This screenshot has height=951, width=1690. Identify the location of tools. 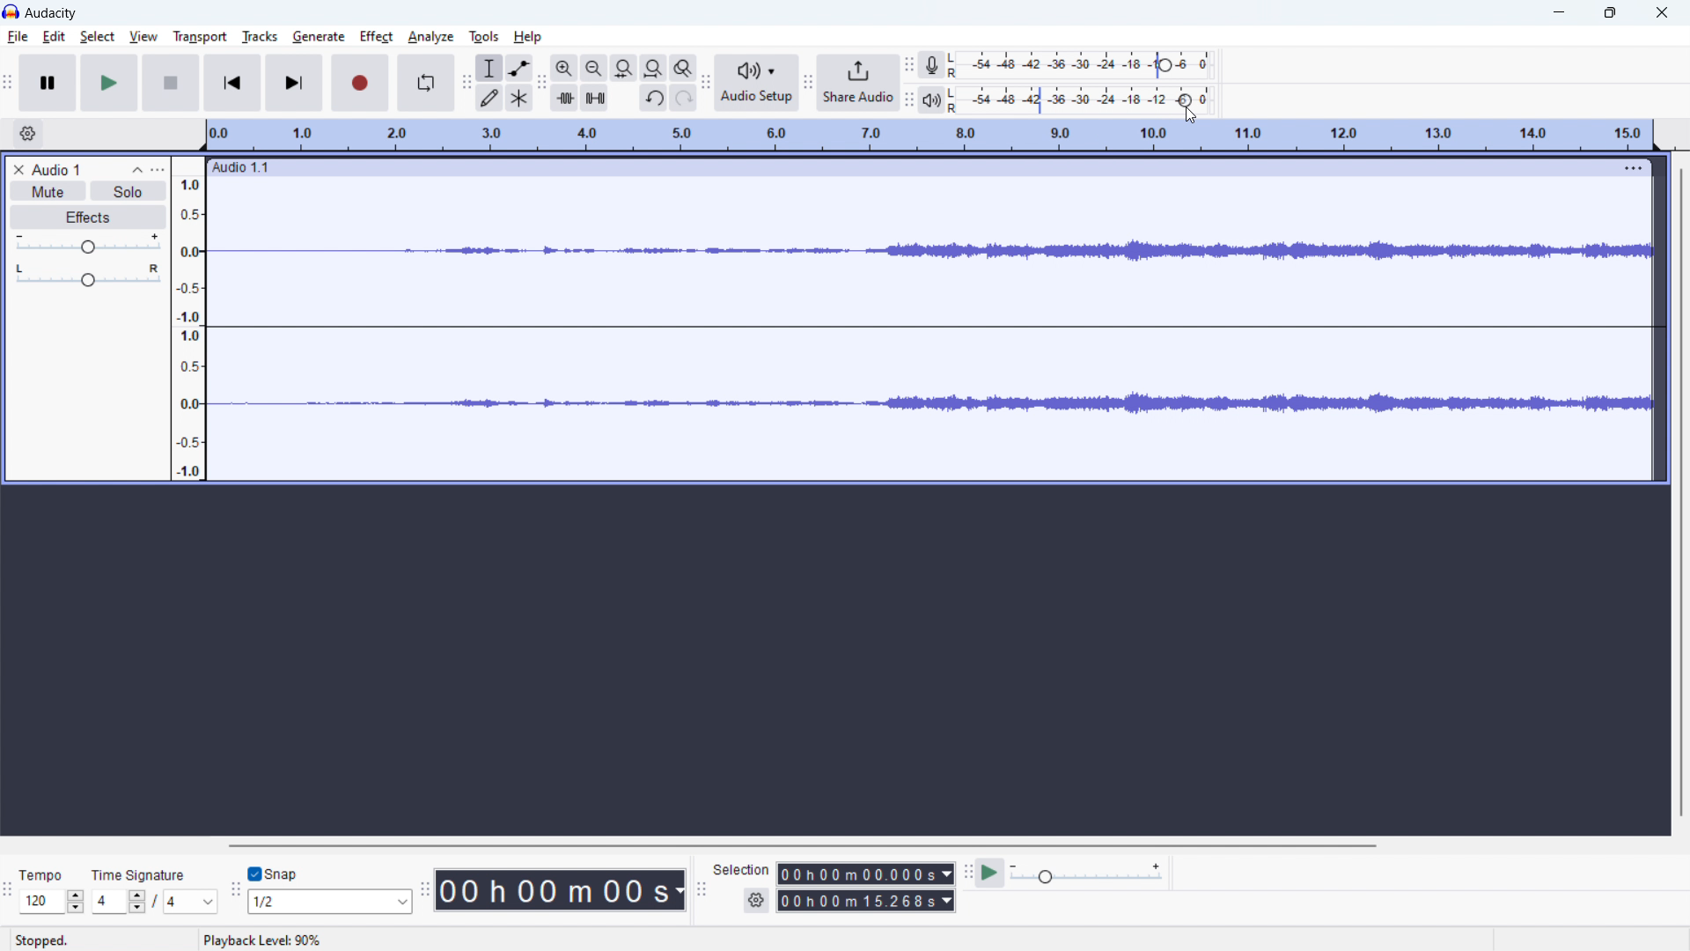
(484, 36).